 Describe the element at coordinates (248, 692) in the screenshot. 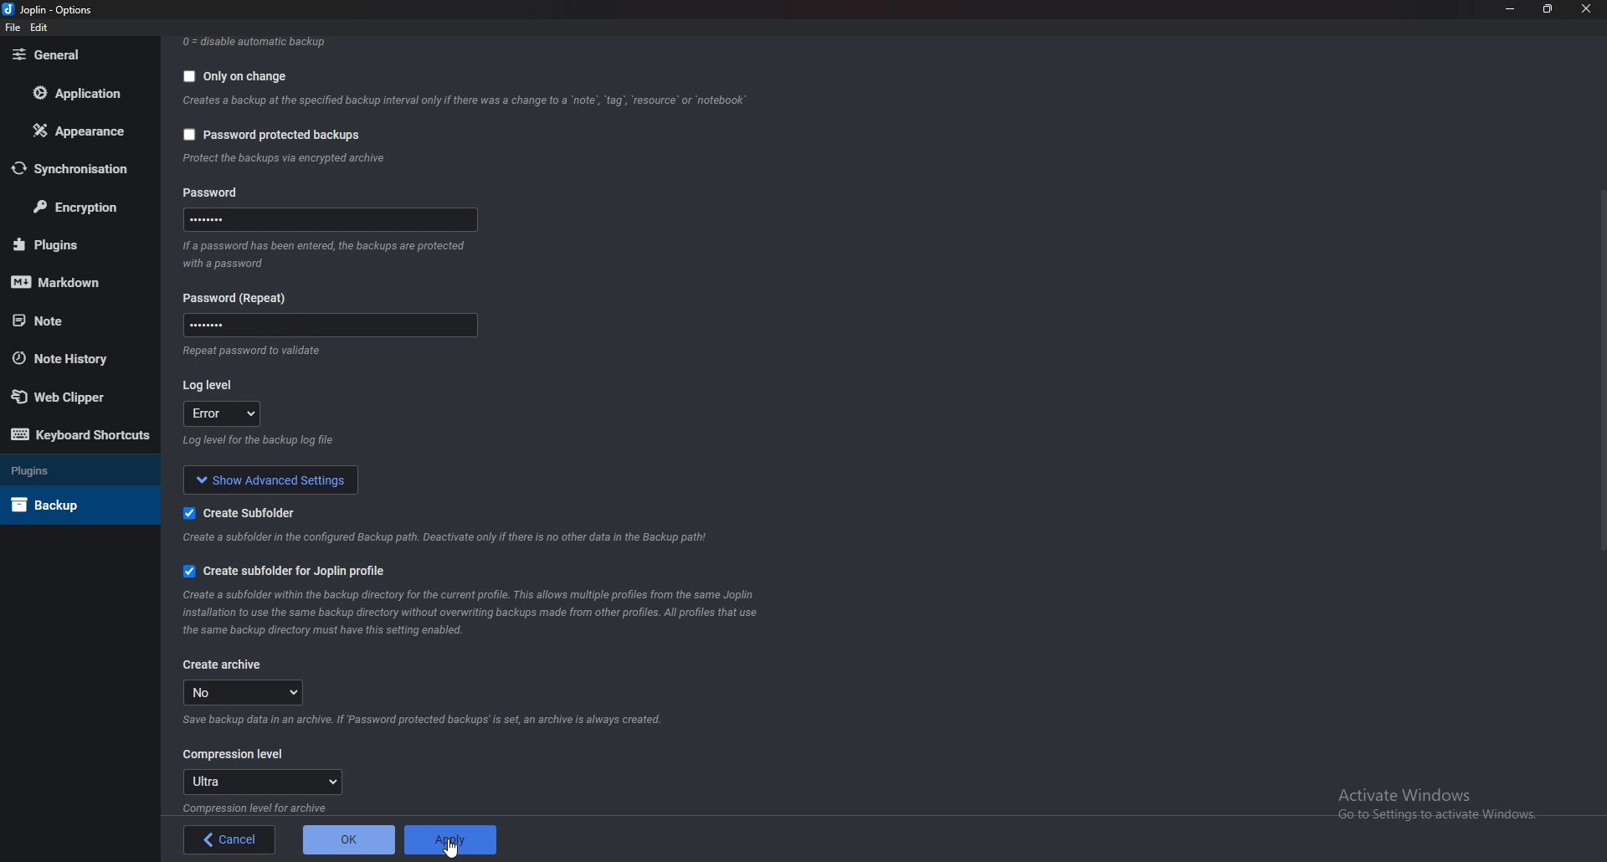

I see `no` at that location.